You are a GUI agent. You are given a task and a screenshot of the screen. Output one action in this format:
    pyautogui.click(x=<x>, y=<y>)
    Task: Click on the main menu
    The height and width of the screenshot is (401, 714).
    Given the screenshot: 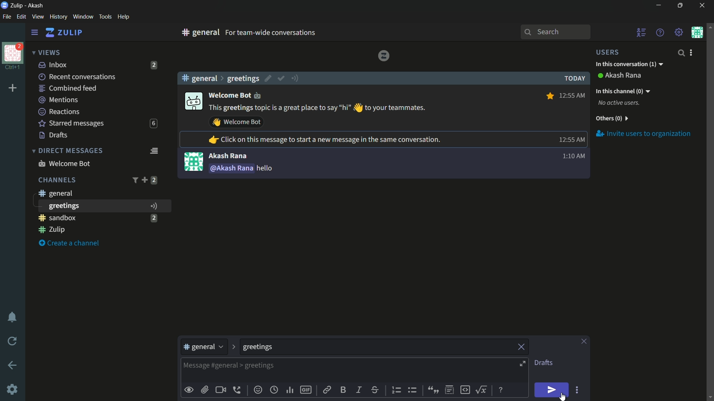 What is the action you would take?
    pyautogui.click(x=679, y=32)
    